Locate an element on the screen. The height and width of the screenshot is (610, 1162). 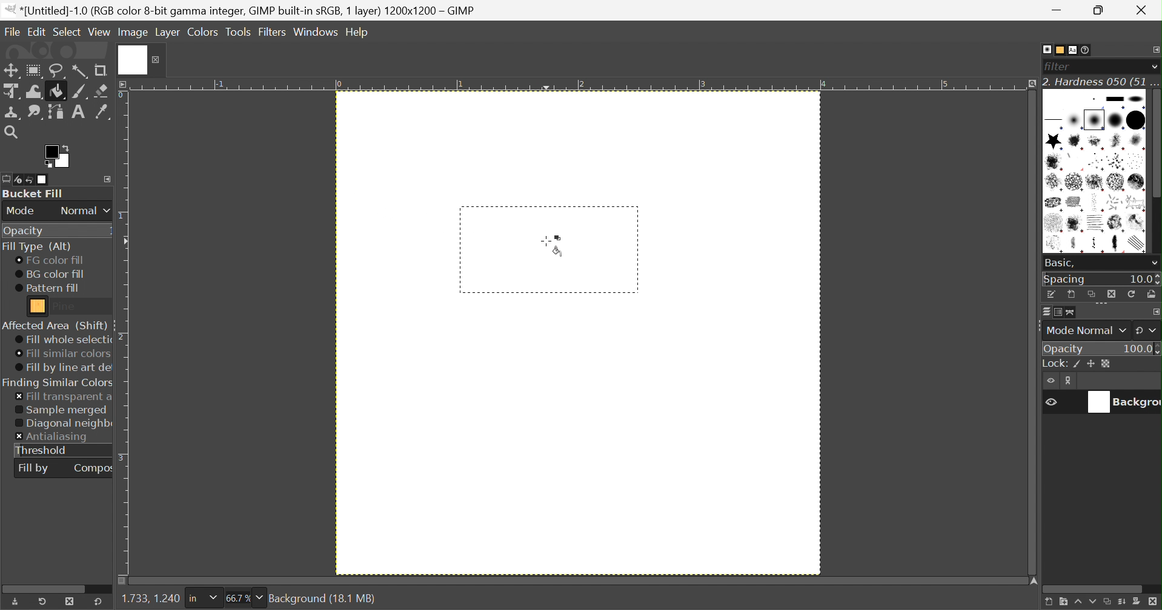
Sample merged is located at coordinates (61, 410).